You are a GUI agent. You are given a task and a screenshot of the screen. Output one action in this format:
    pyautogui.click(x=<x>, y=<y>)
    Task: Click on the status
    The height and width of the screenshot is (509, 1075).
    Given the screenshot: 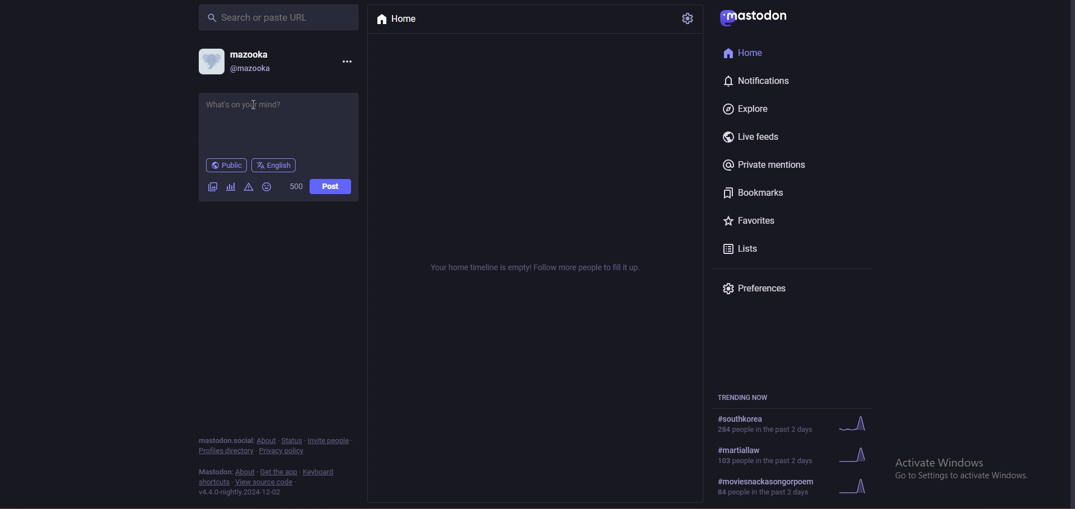 What is the action you would take?
    pyautogui.click(x=291, y=441)
    